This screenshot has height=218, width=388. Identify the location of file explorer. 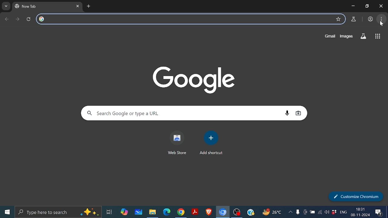
(152, 212).